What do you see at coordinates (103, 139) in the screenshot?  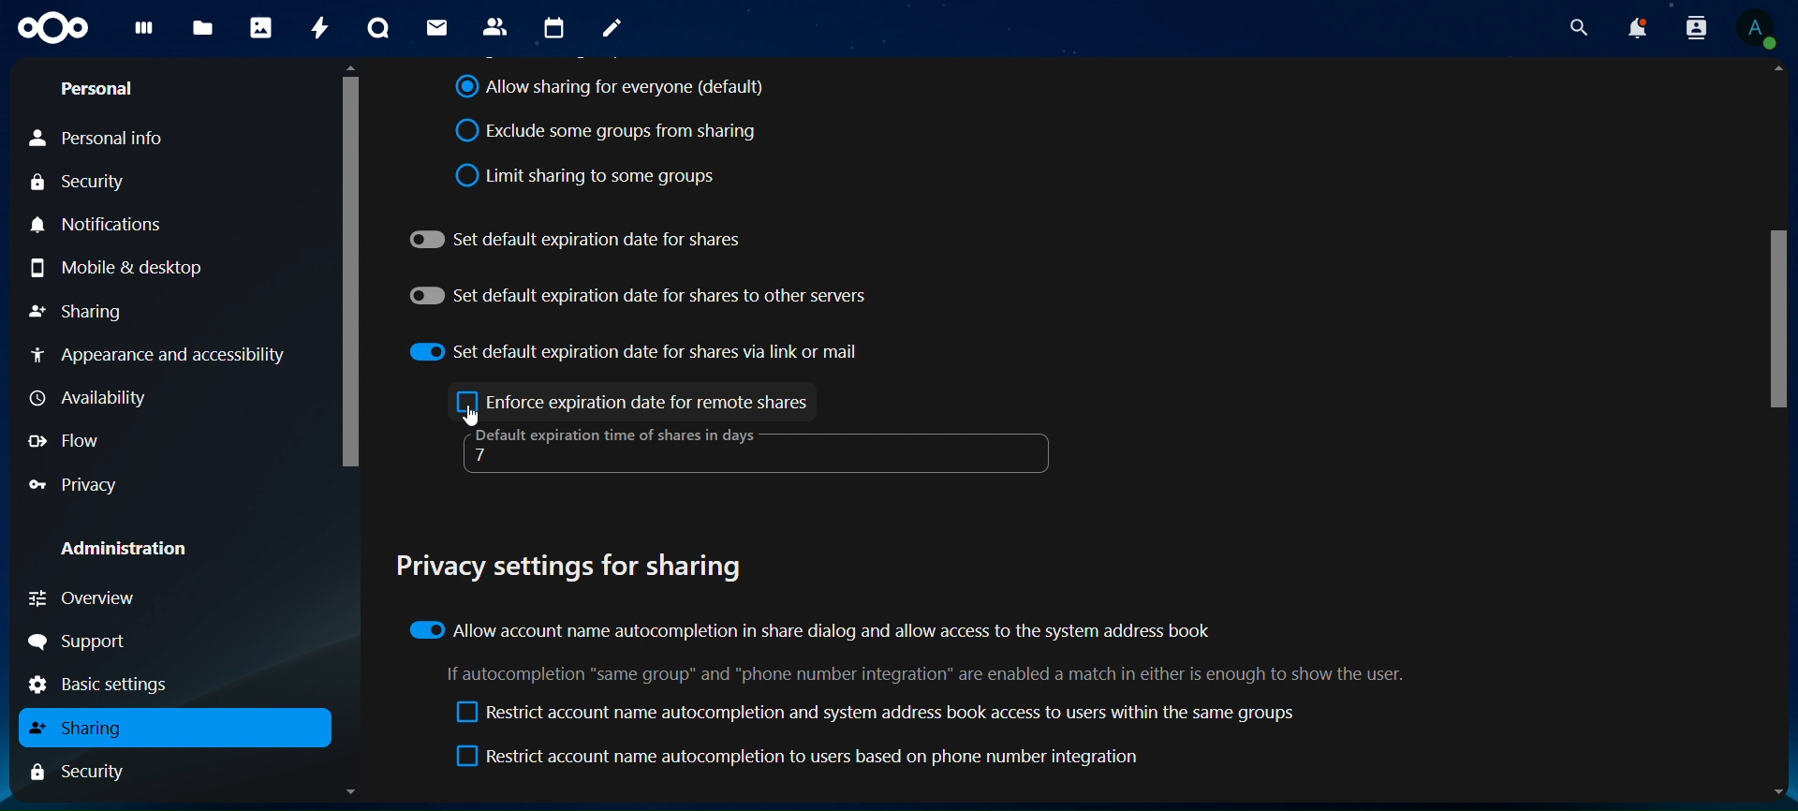 I see `personal info` at bounding box center [103, 139].